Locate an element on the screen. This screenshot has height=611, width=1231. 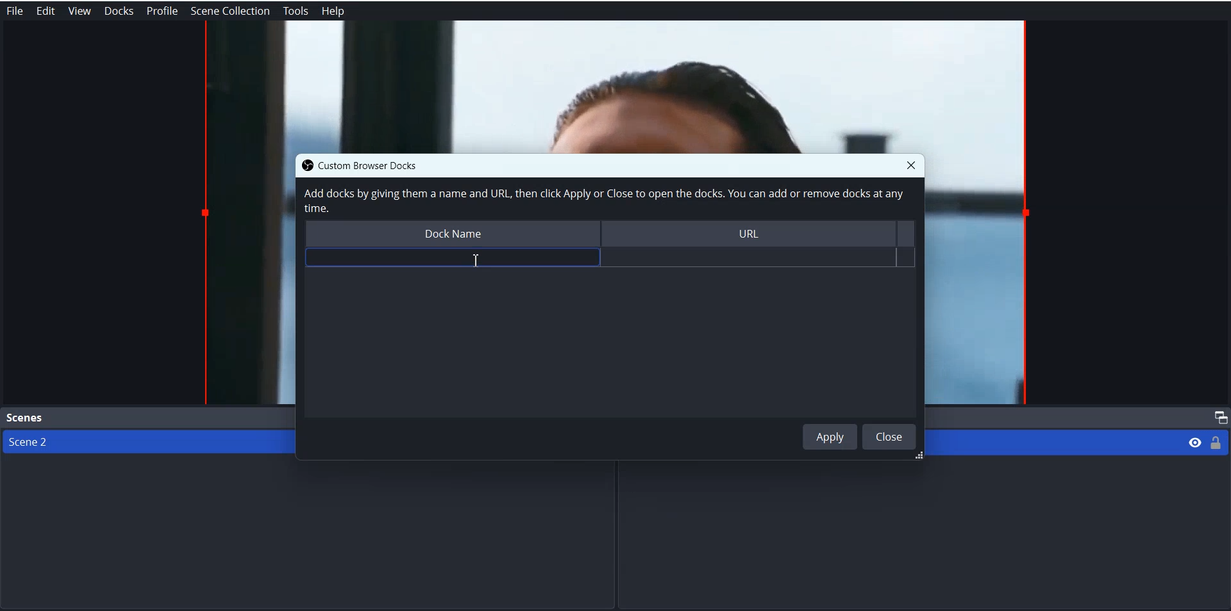
Text Cursor is located at coordinates (473, 260).